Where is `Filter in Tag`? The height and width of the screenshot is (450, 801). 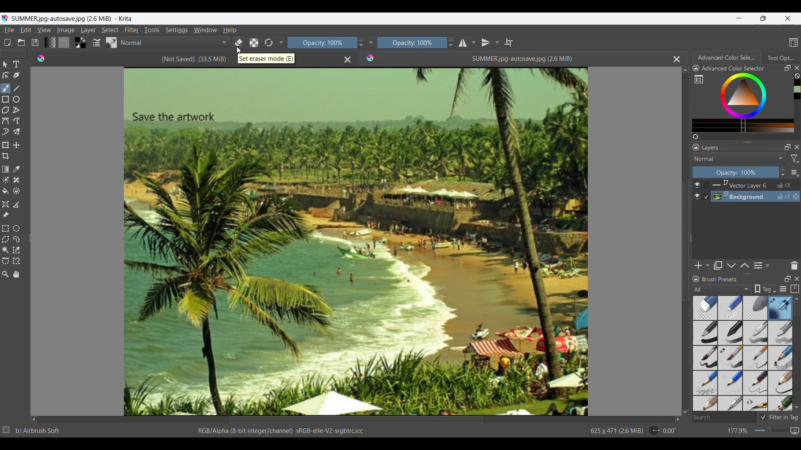
Filter in Tag is located at coordinates (779, 417).